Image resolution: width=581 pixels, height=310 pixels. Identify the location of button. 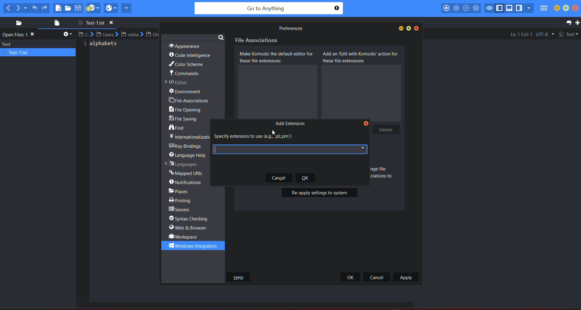
(320, 192).